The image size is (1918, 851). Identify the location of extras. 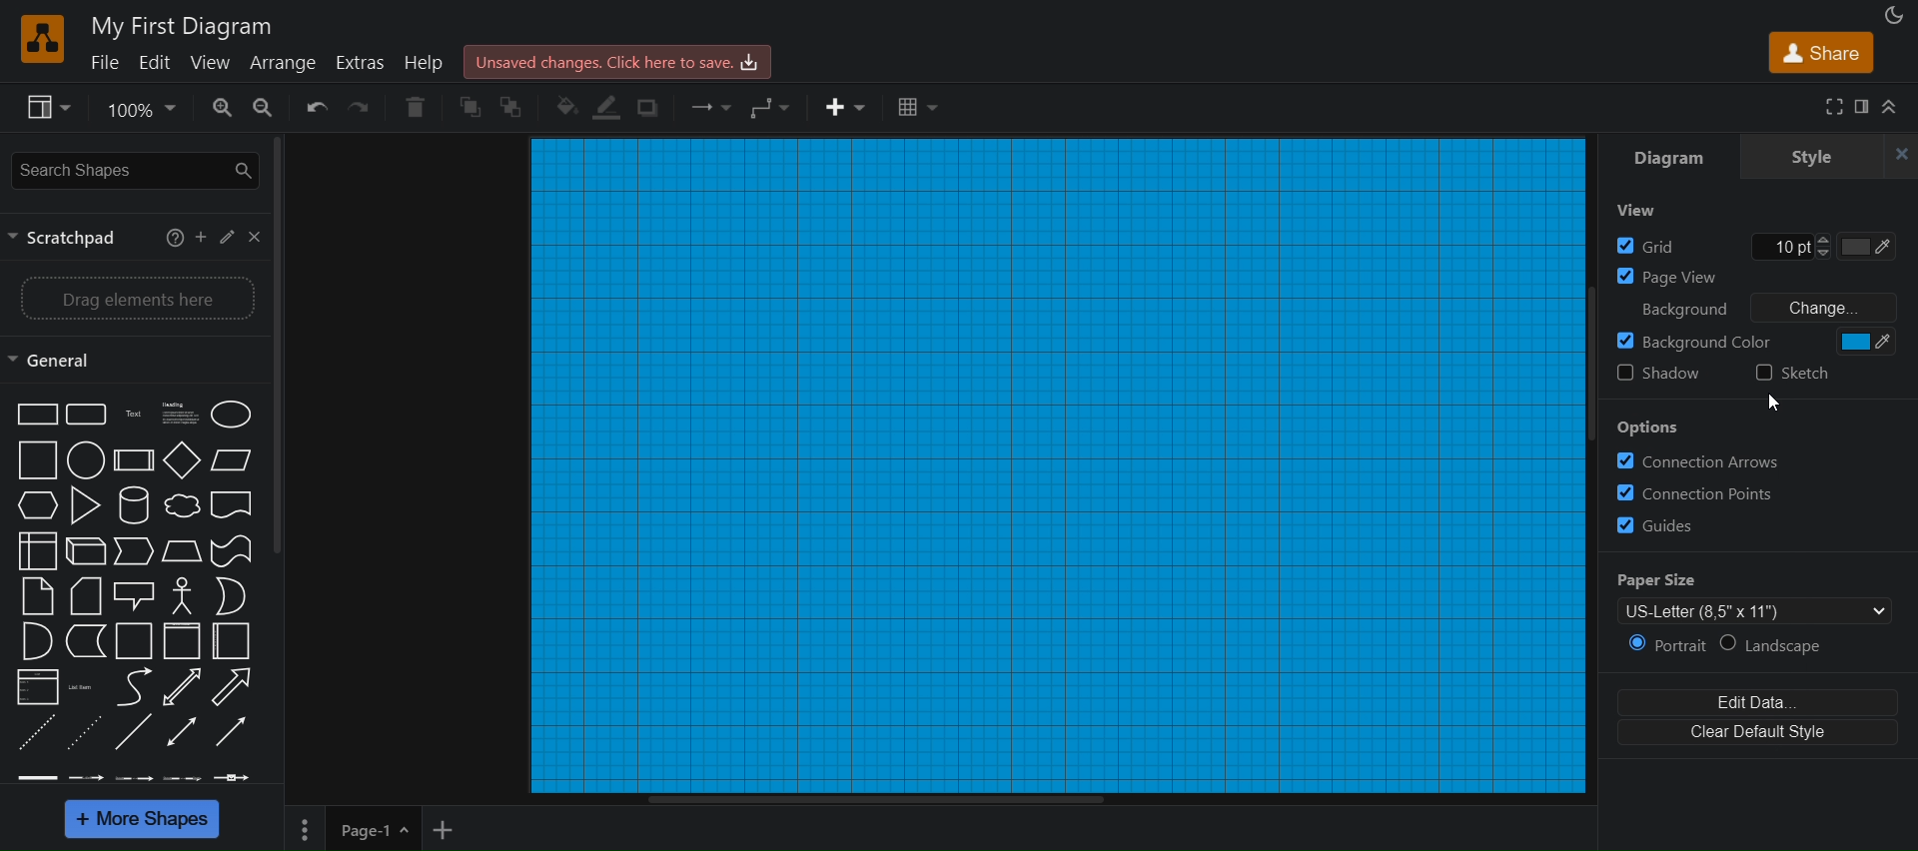
(359, 63).